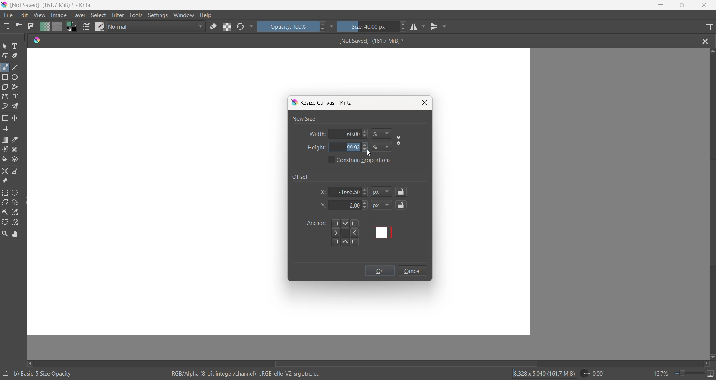  Describe the element at coordinates (57, 28) in the screenshot. I see `fill patterns` at that location.